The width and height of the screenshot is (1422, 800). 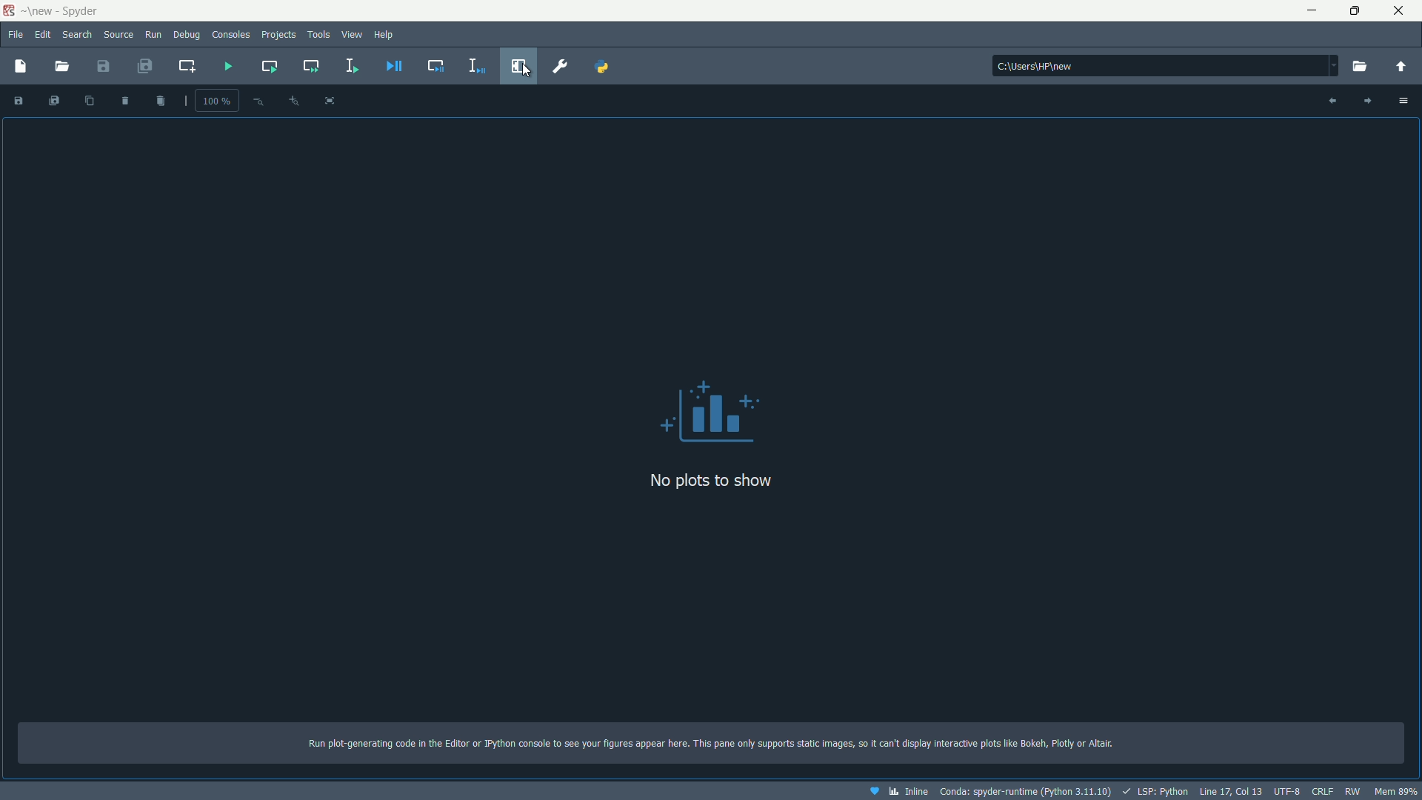 What do you see at coordinates (526, 71) in the screenshot?
I see `cursor` at bounding box center [526, 71].